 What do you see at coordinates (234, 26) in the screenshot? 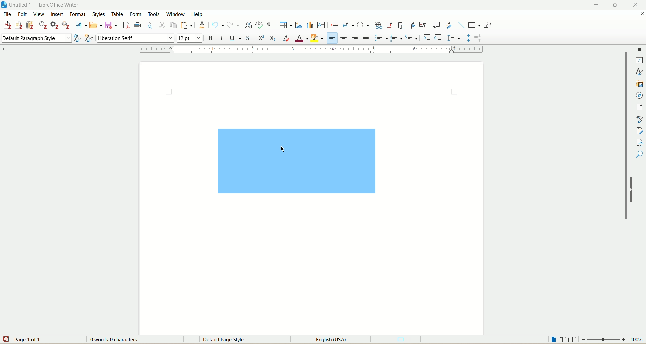
I see `redo` at bounding box center [234, 26].